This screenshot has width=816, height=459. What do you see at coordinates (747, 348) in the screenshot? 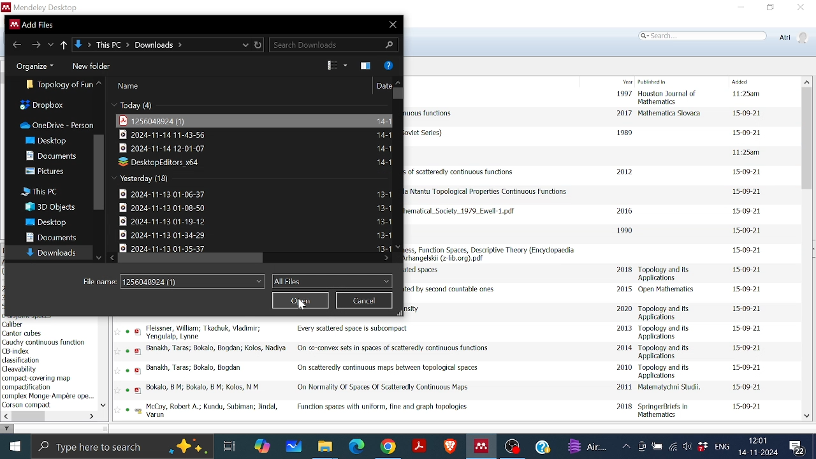
I see `date` at bounding box center [747, 348].